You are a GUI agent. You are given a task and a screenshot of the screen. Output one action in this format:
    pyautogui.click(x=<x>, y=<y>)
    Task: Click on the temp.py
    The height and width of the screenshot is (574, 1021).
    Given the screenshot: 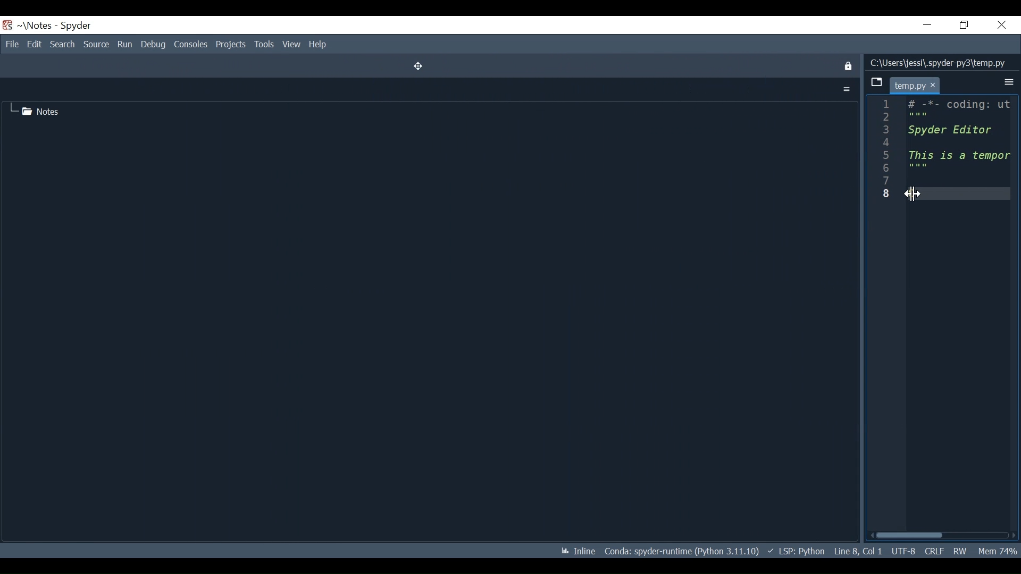 What is the action you would take?
    pyautogui.click(x=909, y=86)
    